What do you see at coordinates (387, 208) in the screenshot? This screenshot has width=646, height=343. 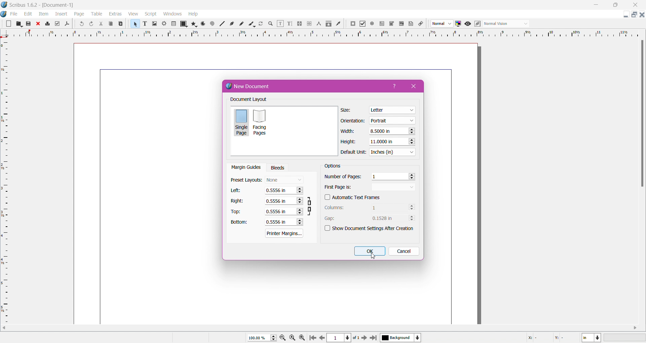 I see `1` at bounding box center [387, 208].